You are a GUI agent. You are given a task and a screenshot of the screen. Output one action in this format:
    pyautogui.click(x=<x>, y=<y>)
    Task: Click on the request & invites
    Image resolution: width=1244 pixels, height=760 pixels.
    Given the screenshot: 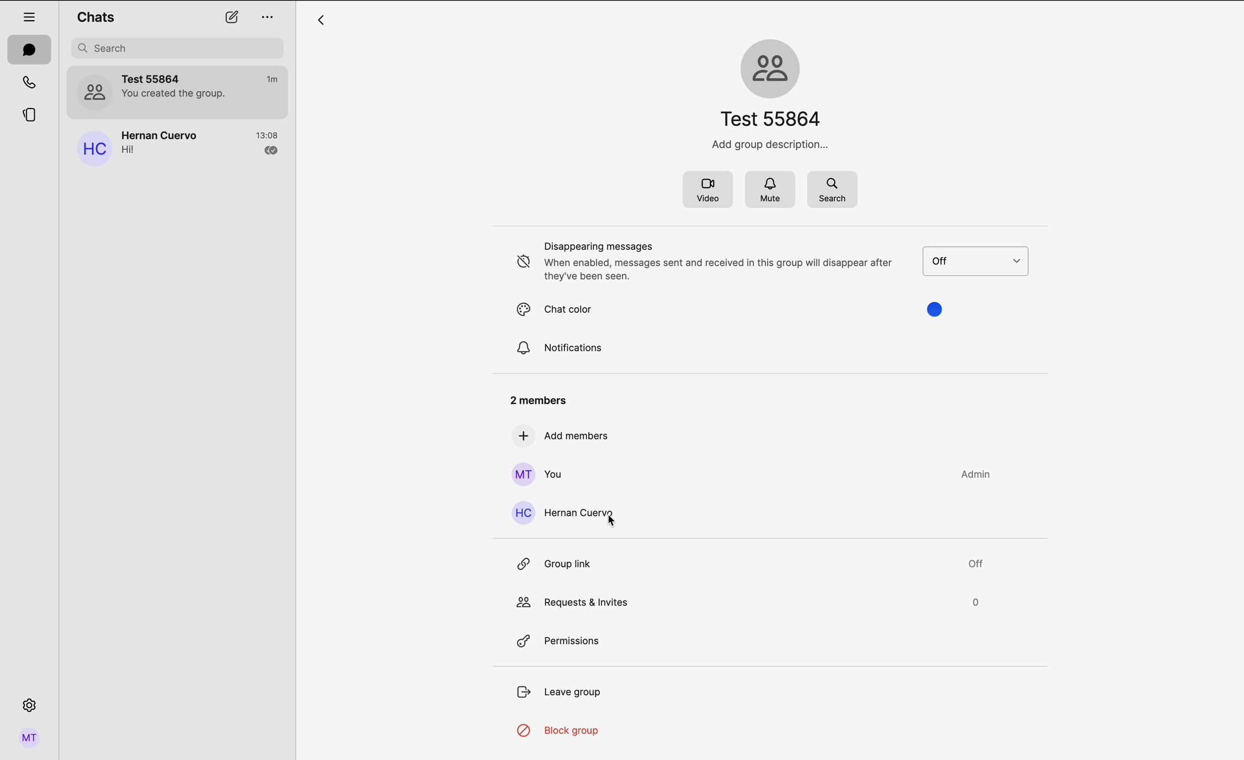 What is the action you would take?
    pyautogui.click(x=746, y=602)
    